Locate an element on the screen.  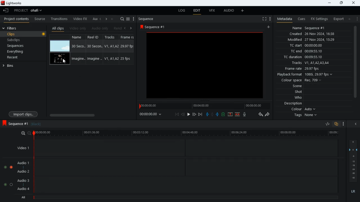
toggle is located at coordinates (12, 184).